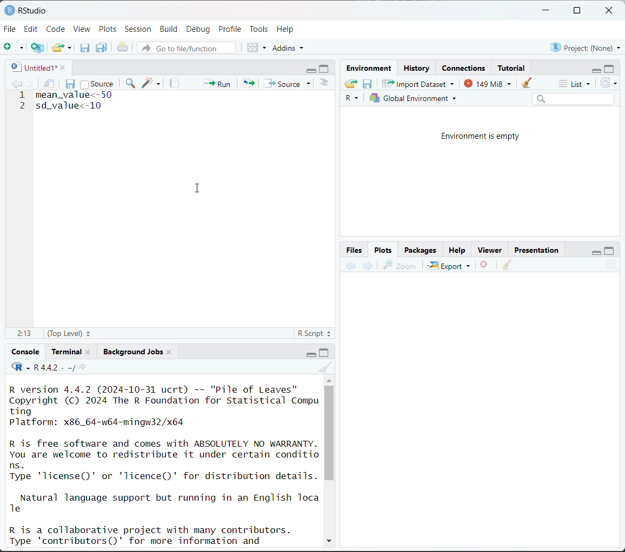 The height and width of the screenshot is (552, 625). What do you see at coordinates (97, 83) in the screenshot?
I see `source` at bounding box center [97, 83].